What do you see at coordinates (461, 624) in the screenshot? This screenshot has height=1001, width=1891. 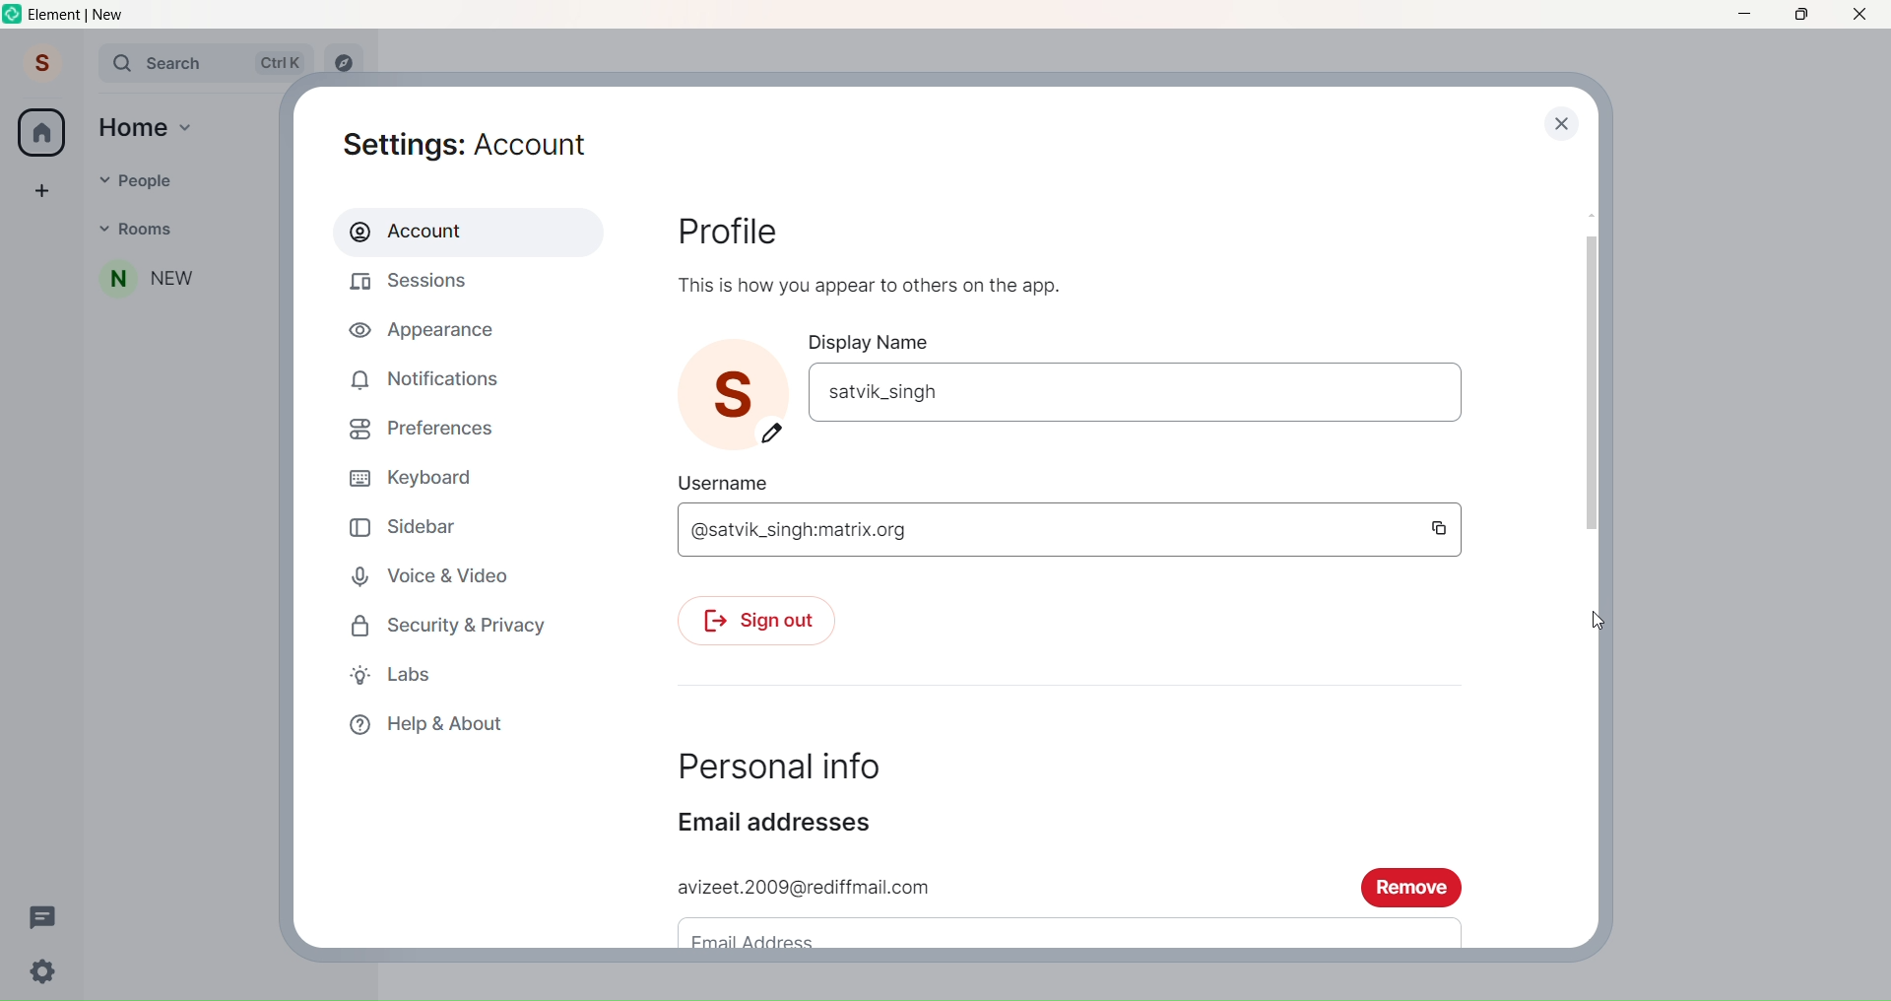 I see `Security and Privacy` at bounding box center [461, 624].